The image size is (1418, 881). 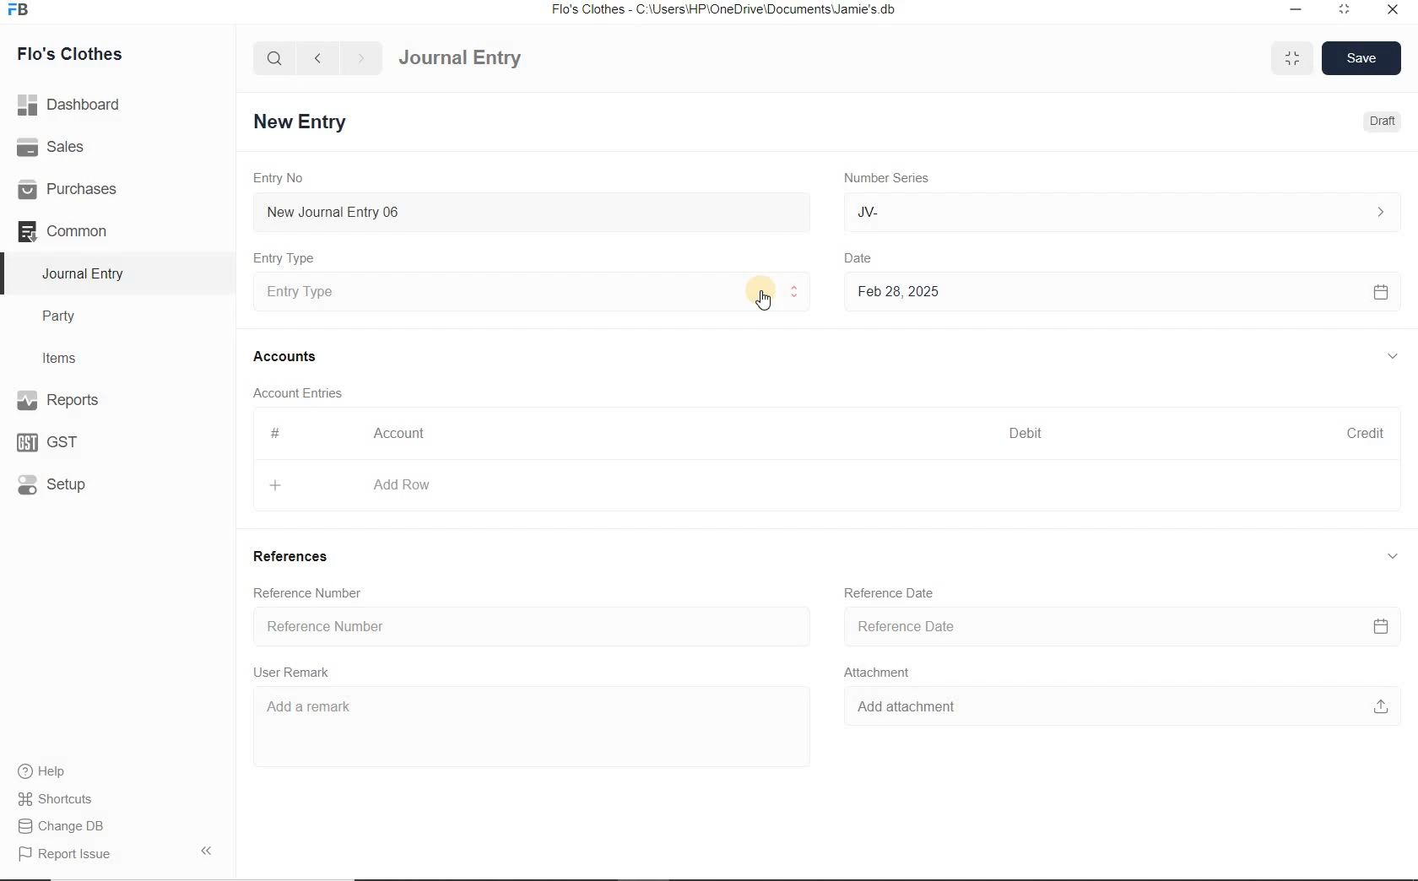 What do you see at coordinates (1118, 212) in the screenshot?
I see `JV` at bounding box center [1118, 212].